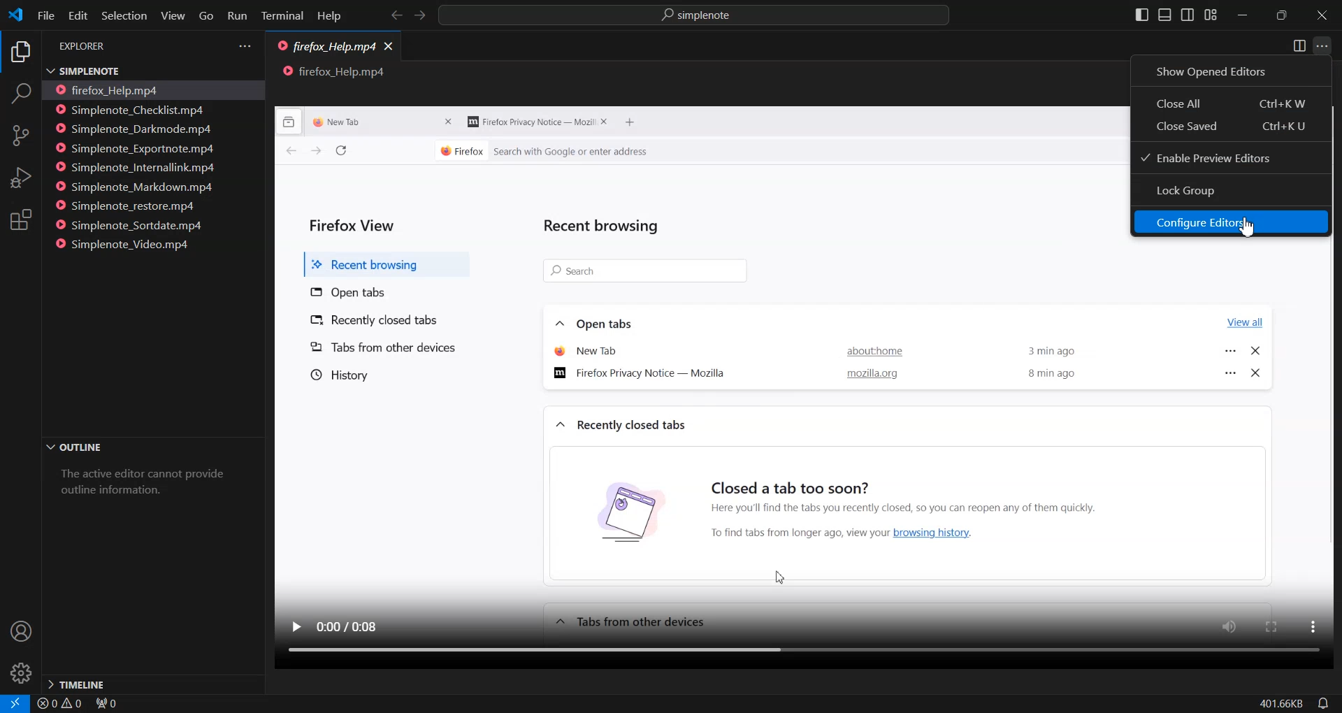  Describe the element at coordinates (629, 621) in the screenshot. I see `tabs from othe device` at that location.